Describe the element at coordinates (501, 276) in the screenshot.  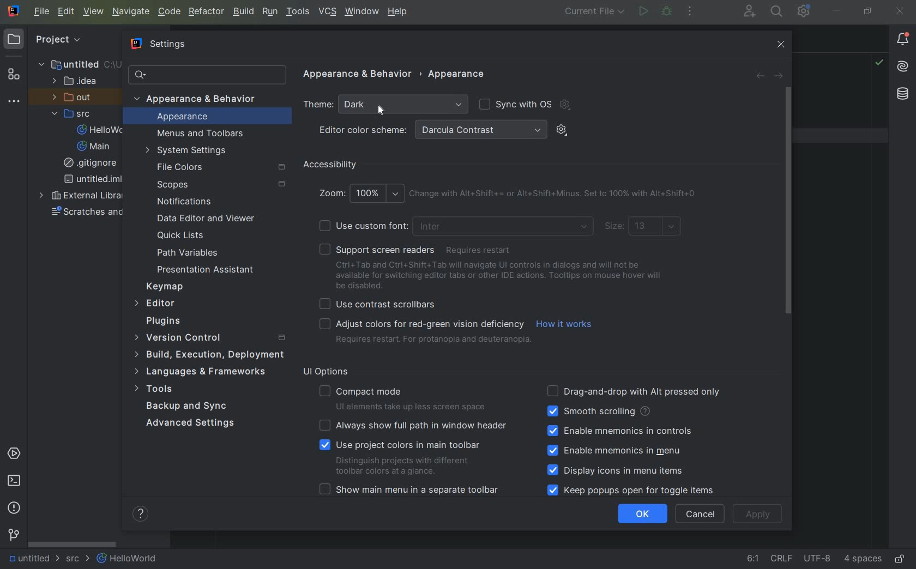
I see `(Information on support system)Ctri+Tab and Ctri+Shift+Tab will navigate Ul controls in dialogs and will not beavailable for switching editor tabs or other IDE actions. Tooltips on mouse hover willhe dicabled.` at that location.